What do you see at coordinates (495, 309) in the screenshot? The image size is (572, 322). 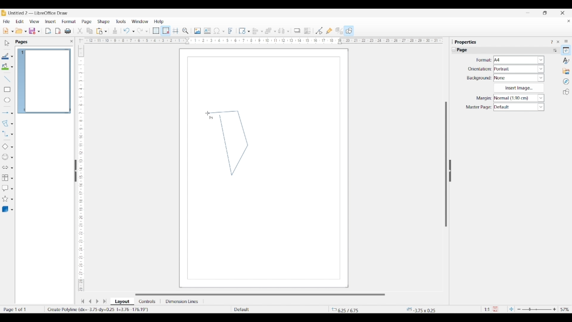 I see `Click to save modifications` at bounding box center [495, 309].